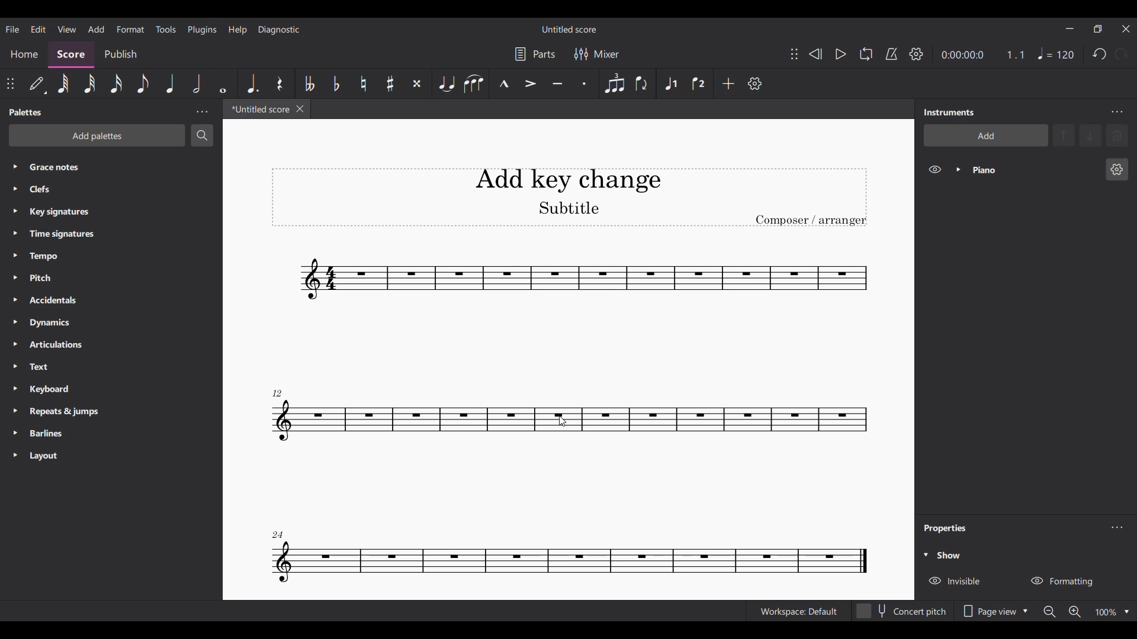 The image size is (1137, 639). I want to click on Toggle double sharp, so click(417, 83).